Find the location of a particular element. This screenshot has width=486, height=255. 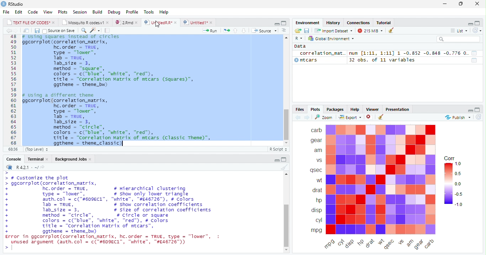

value of matrix is located at coordinates (476, 60).